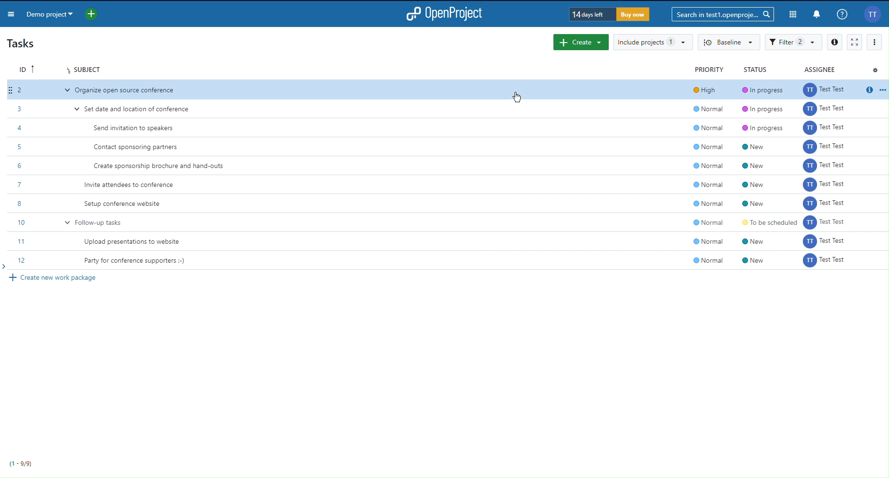  What do you see at coordinates (447, 108) in the screenshot?
I see `3 Vv Set date and location of conference @Normal ~~ @ In progress Jest Test.` at bounding box center [447, 108].